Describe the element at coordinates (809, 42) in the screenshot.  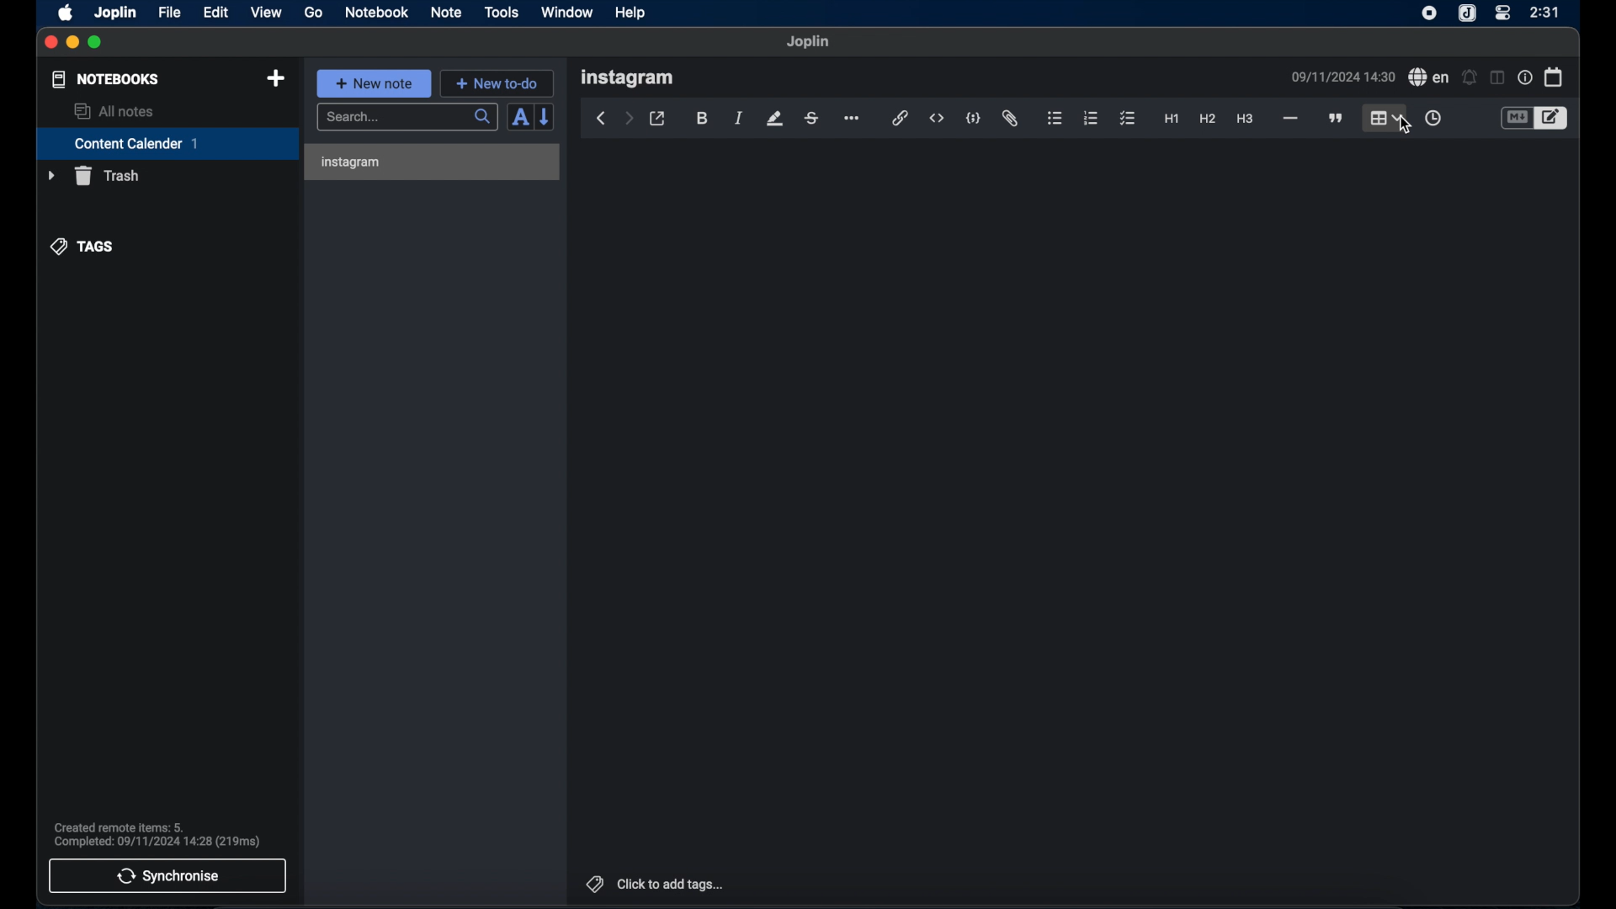
I see `Joplin` at that location.